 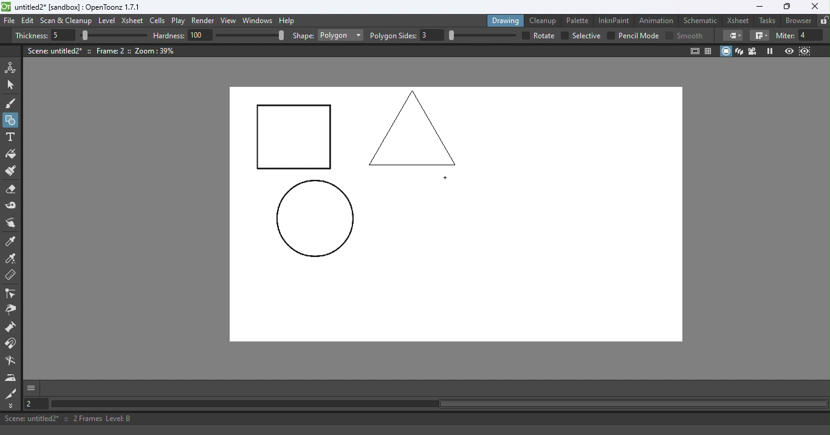 I want to click on Rectangle drawn, so click(x=295, y=138).